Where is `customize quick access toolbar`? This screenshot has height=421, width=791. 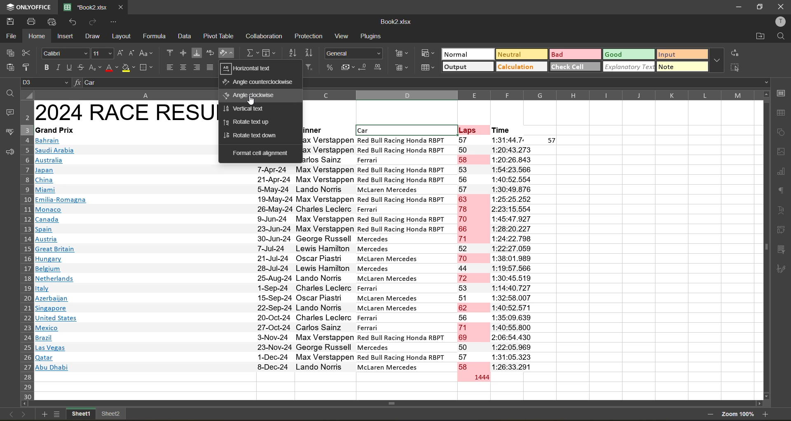 customize quick access toolbar is located at coordinates (110, 22).